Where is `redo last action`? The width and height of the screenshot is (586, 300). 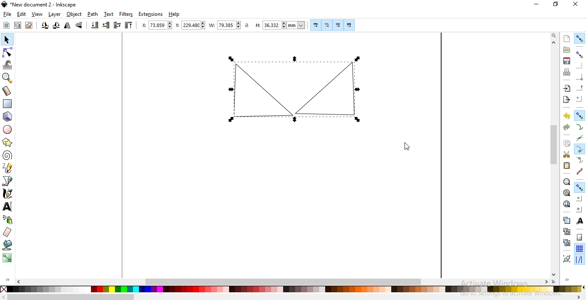 redo last action is located at coordinates (566, 128).